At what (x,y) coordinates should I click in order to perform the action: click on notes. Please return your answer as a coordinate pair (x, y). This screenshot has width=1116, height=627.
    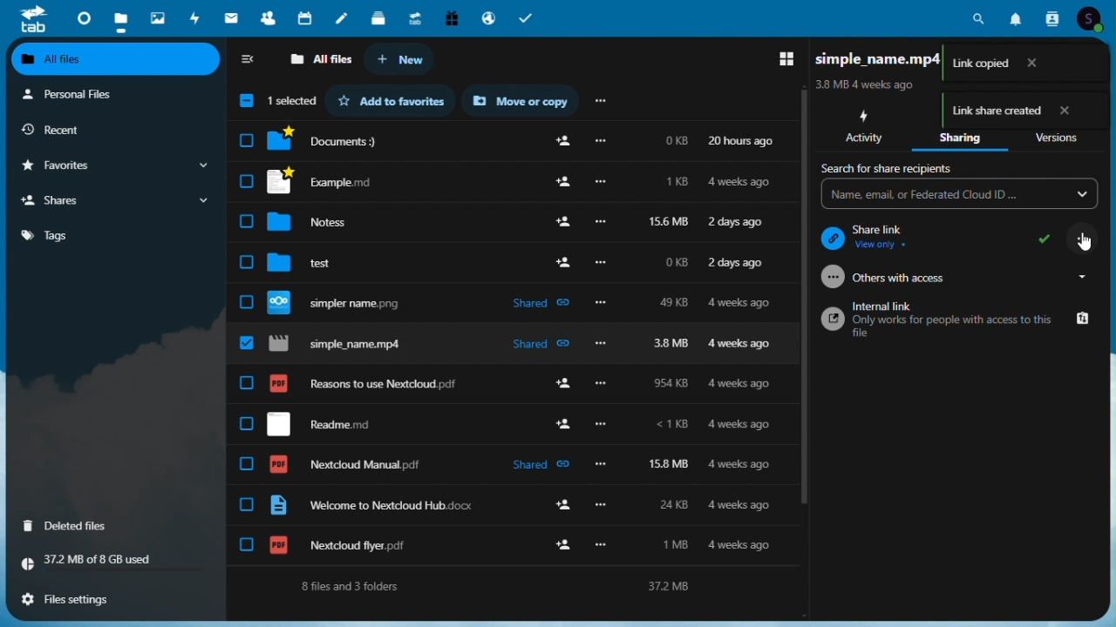
    Looking at the image, I should click on (343, 19).